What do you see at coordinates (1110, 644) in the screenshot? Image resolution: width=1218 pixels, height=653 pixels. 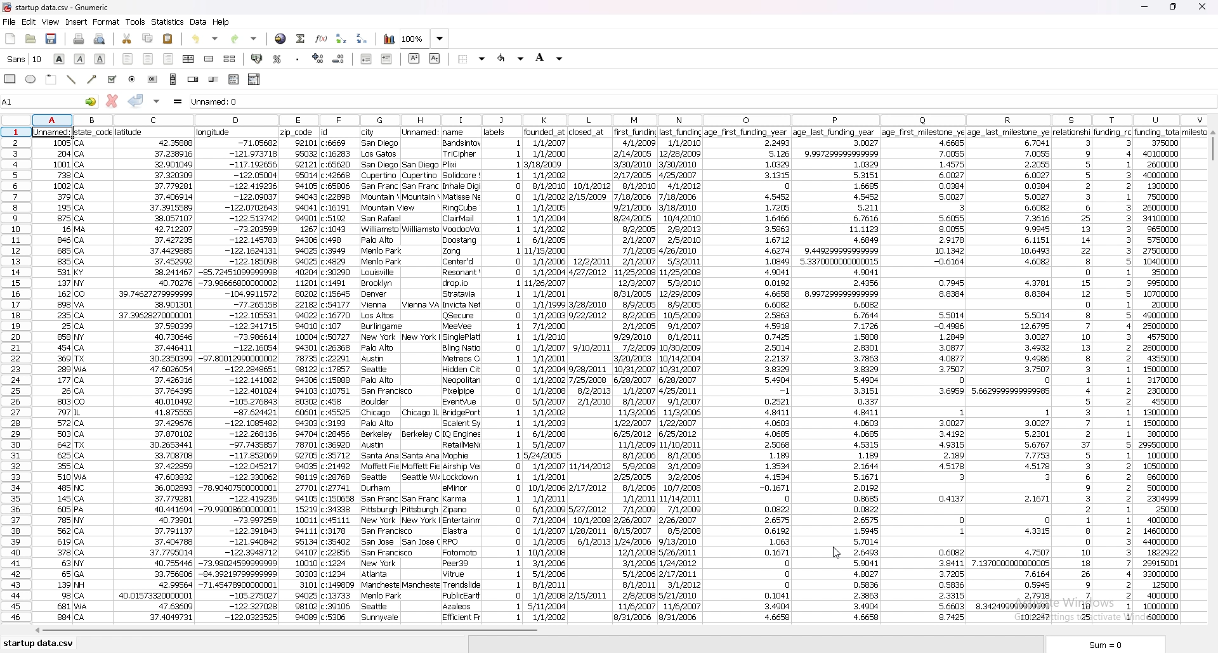 I see `sum` at bounding box center [1110, 644].